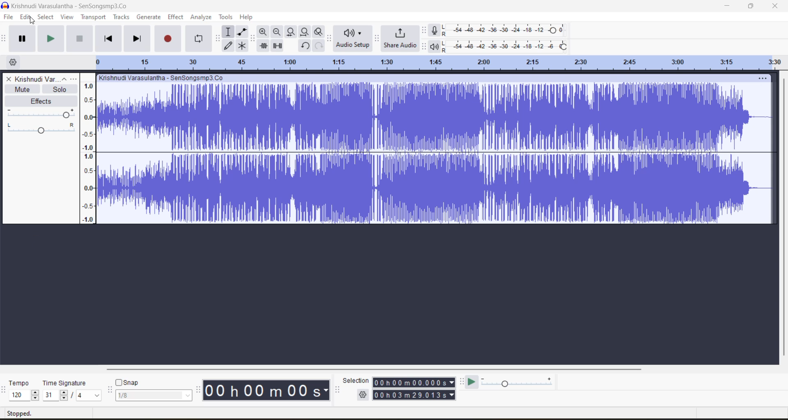 Image resolution: width=788 pixels, height=420 pixels. I want to click on snap, so click(153, 389).